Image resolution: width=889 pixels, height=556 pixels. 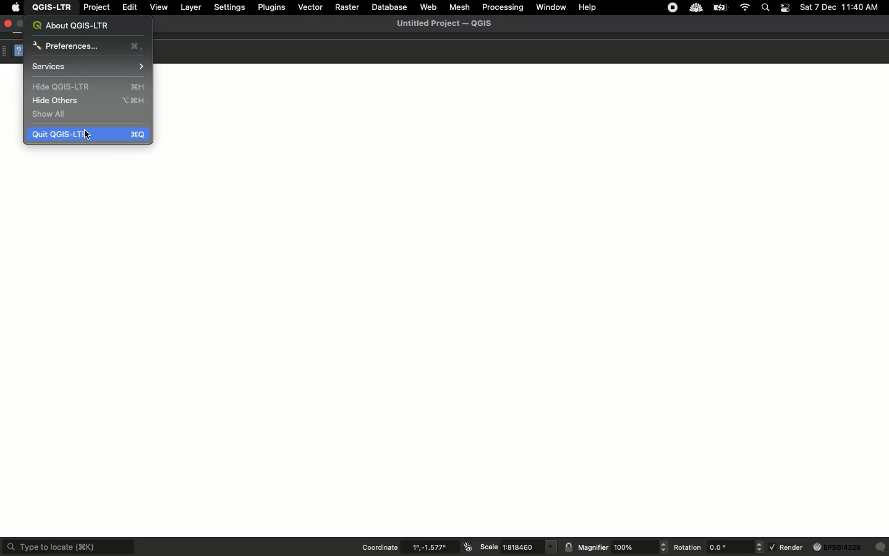 What do you see at coordinates (52, 7) in the screenshot?
I see `QGIS` at bounding box center [52, 7].